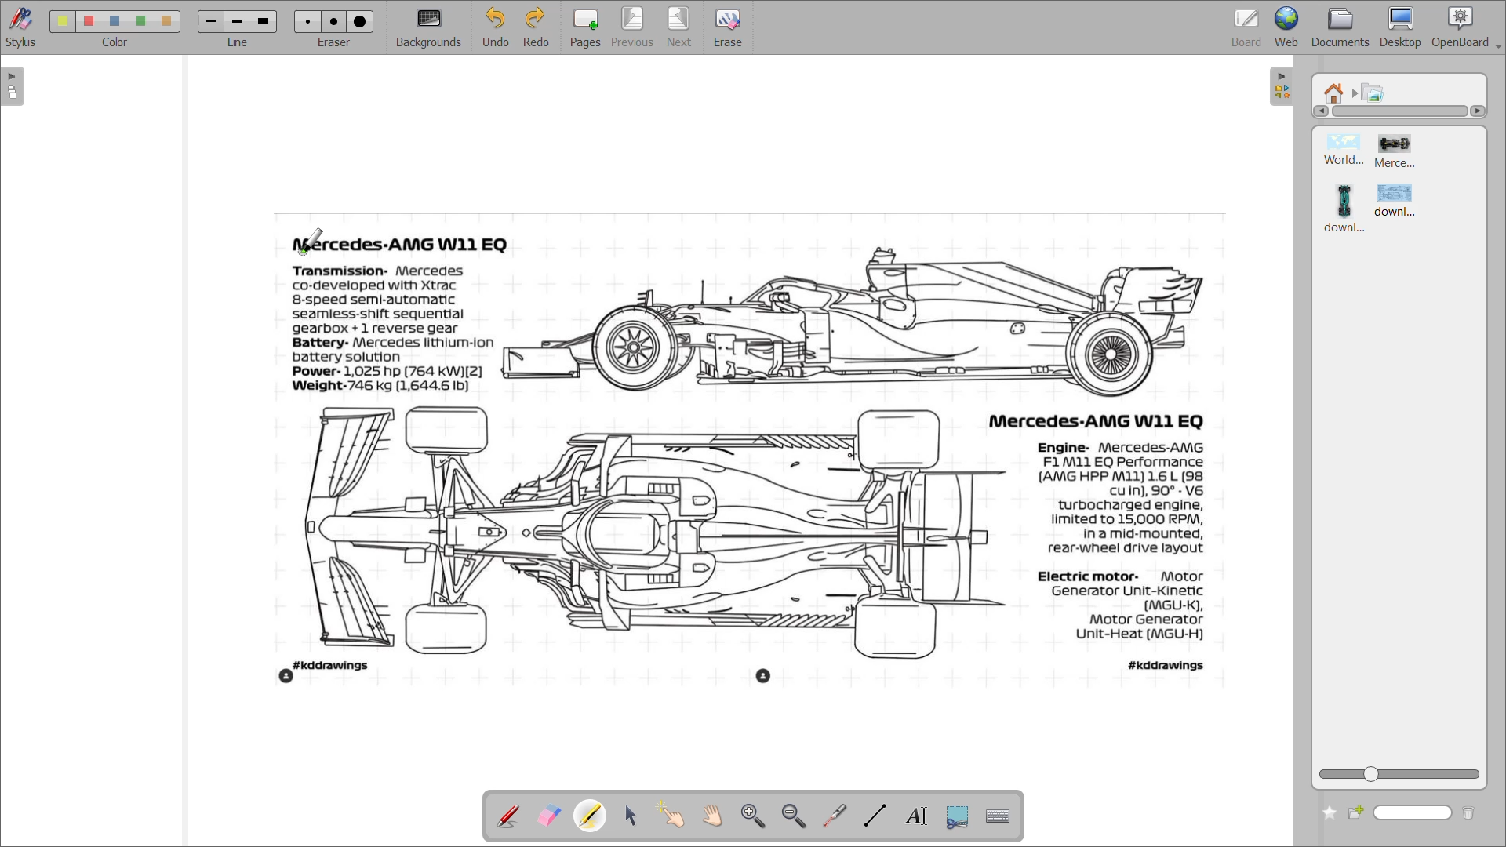  I want to click on add to favourites, so click(1328, 812).